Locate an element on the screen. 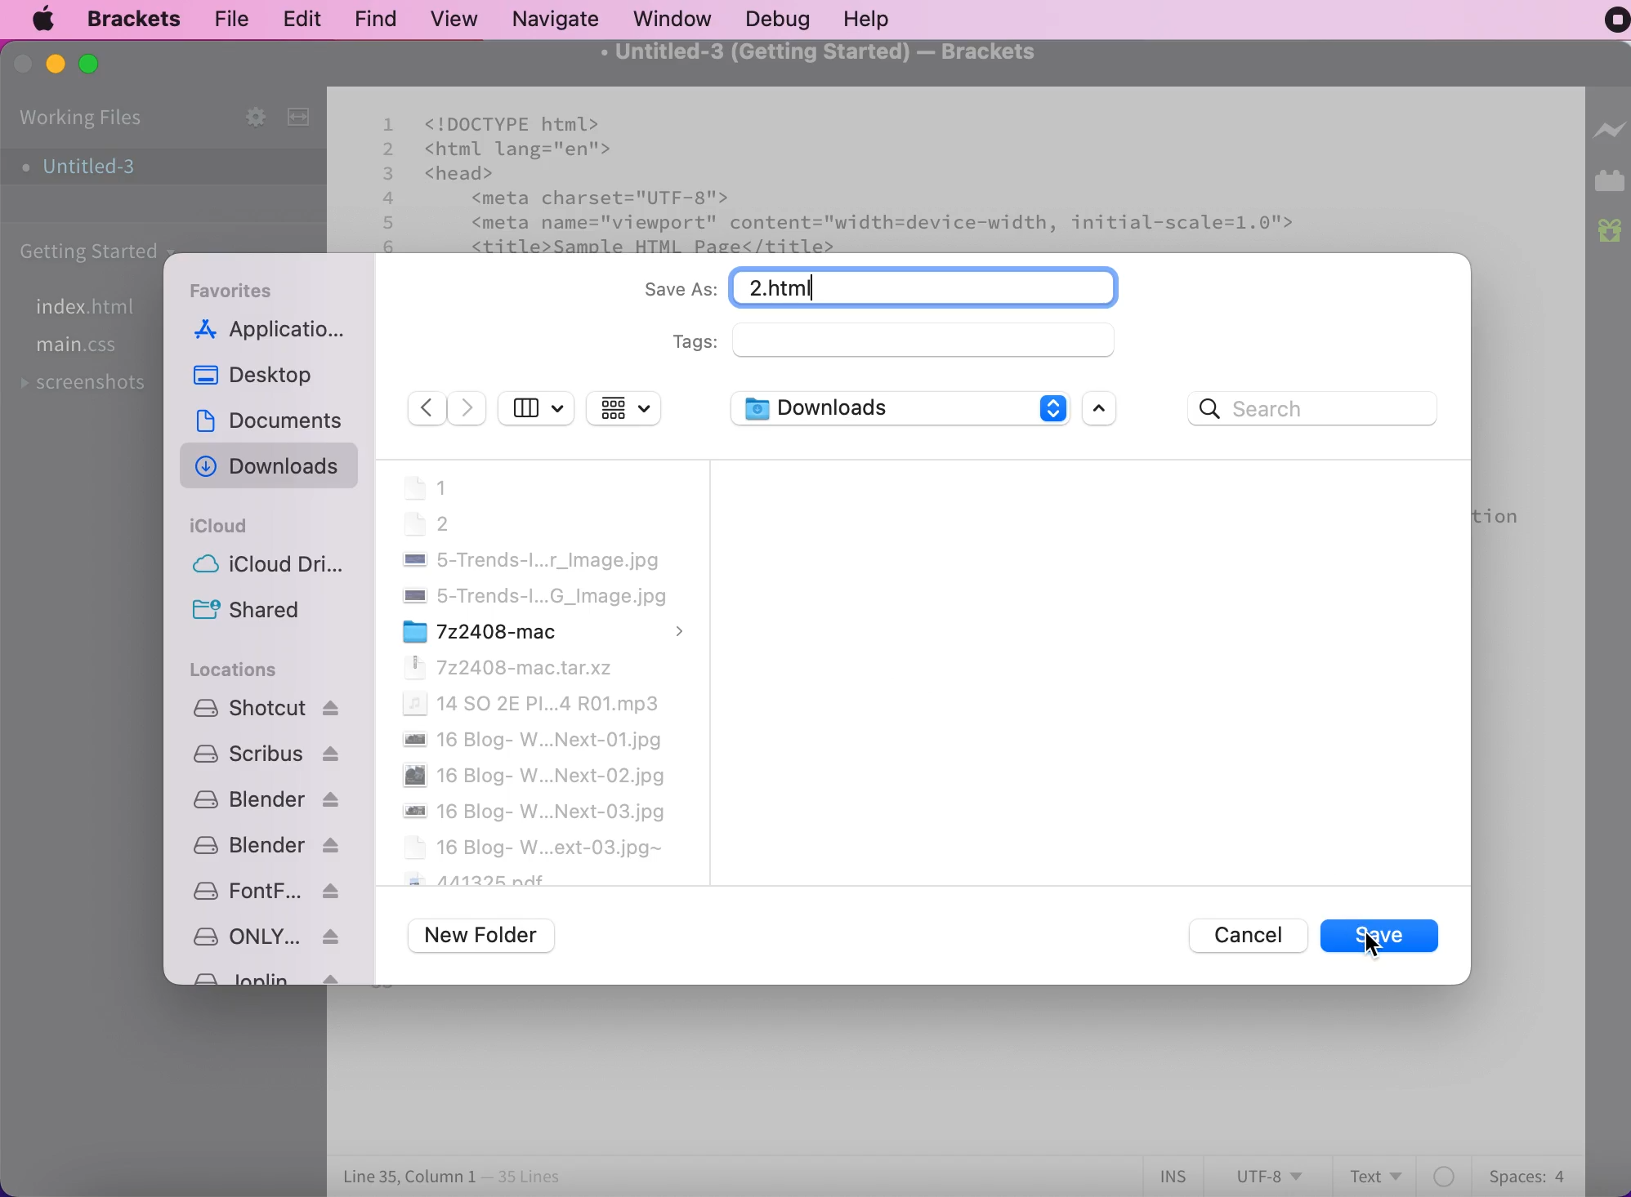 Image resolution: width=1631 pixels, height=1197 pixels. recording stopped is located at coordinates (1617, 22).